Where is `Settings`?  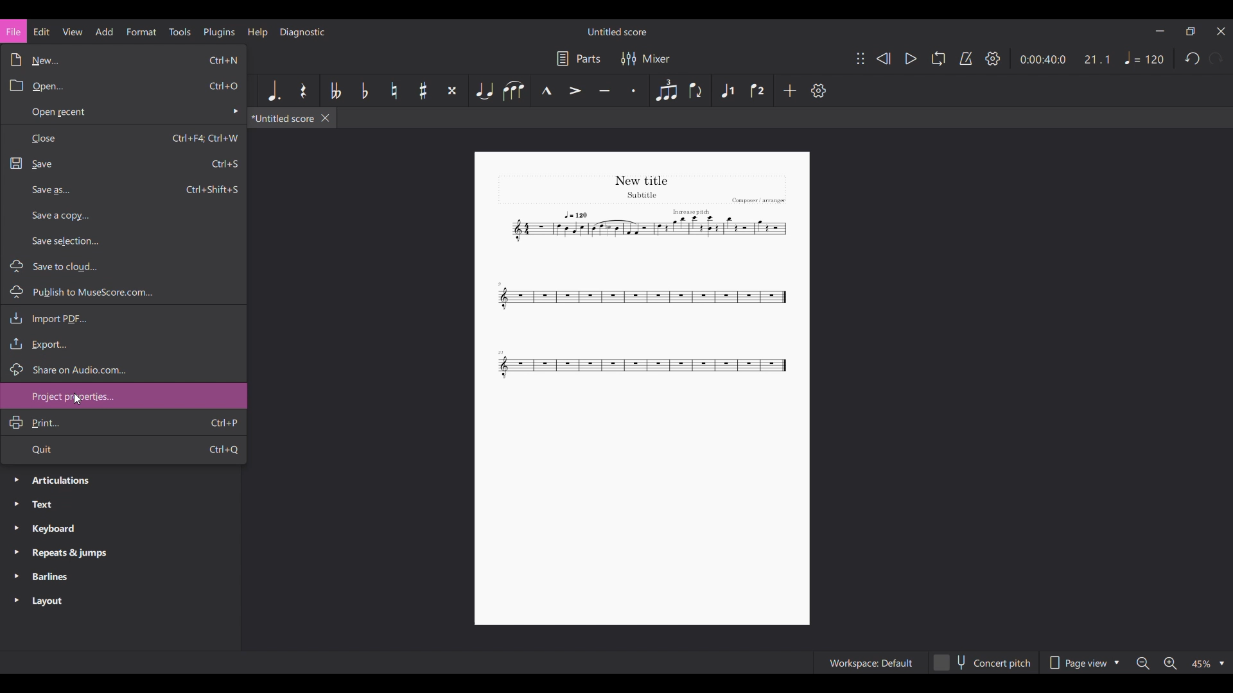
Settings is located at coordinates (818, 90).